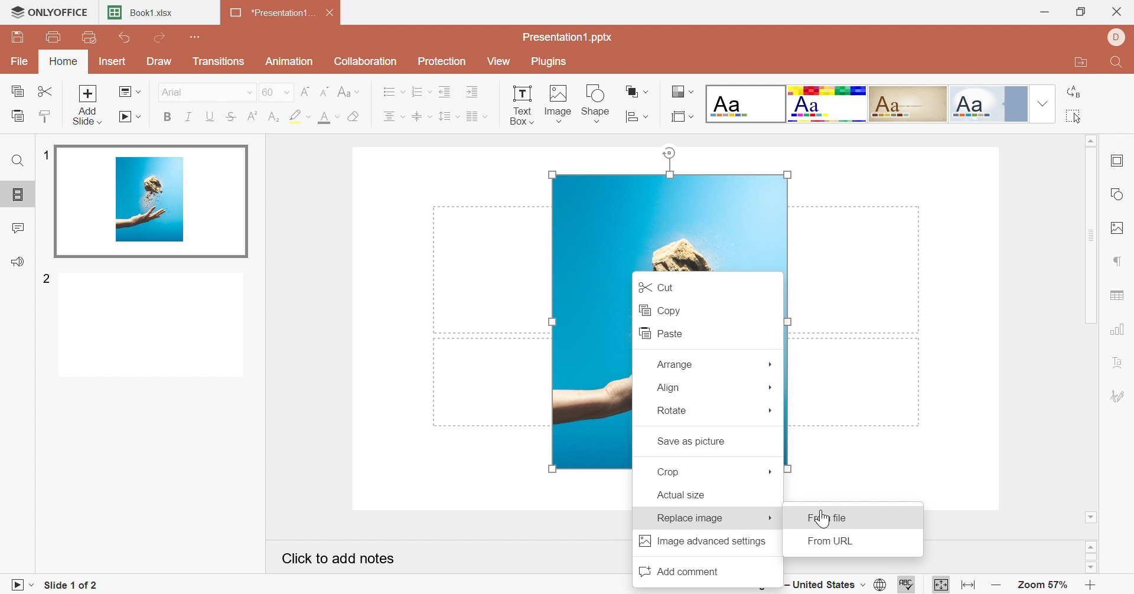 The image size is (1134, 594). Describe the element at coordinates (598, 105) in the screenshot. I see `Shape` at that location.